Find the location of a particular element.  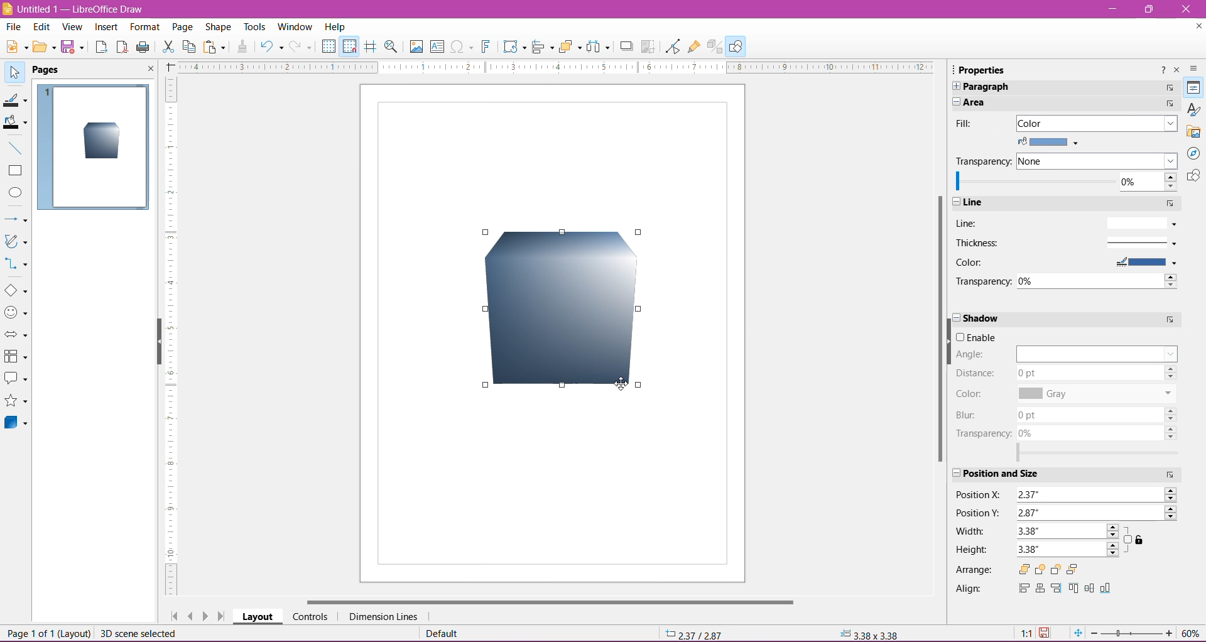

Cube Shape Inserted is located at coordinates (563, 309).